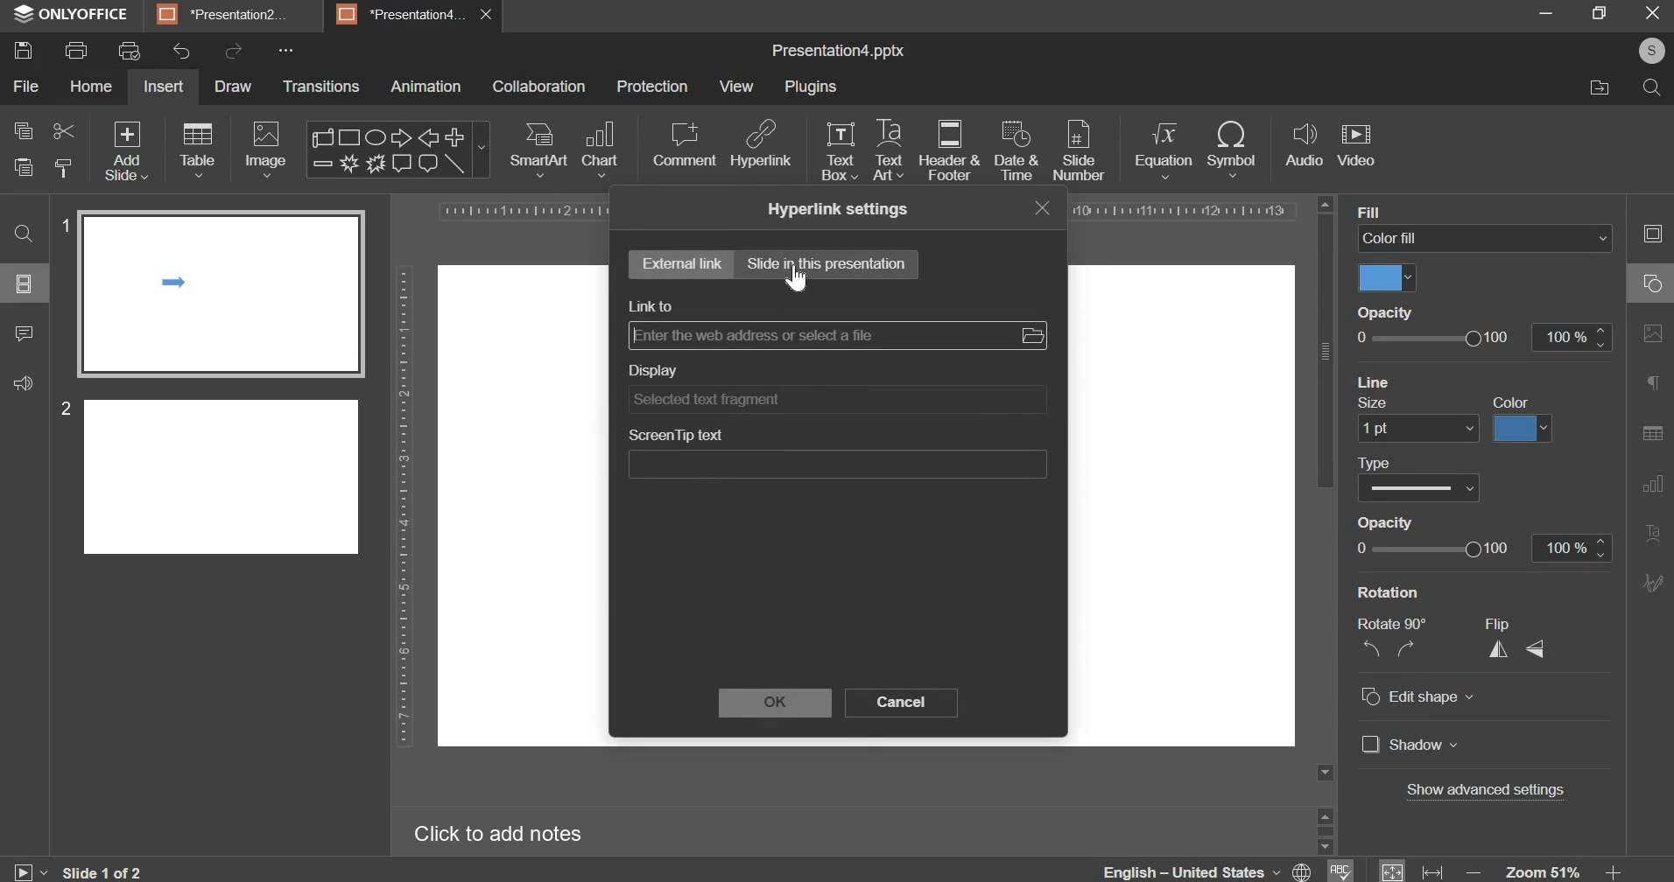 The height and width of the screenshot is (882, 1674). Describe the element at coordinates (683, 145) in the screenshot. I see `comment` at that location.